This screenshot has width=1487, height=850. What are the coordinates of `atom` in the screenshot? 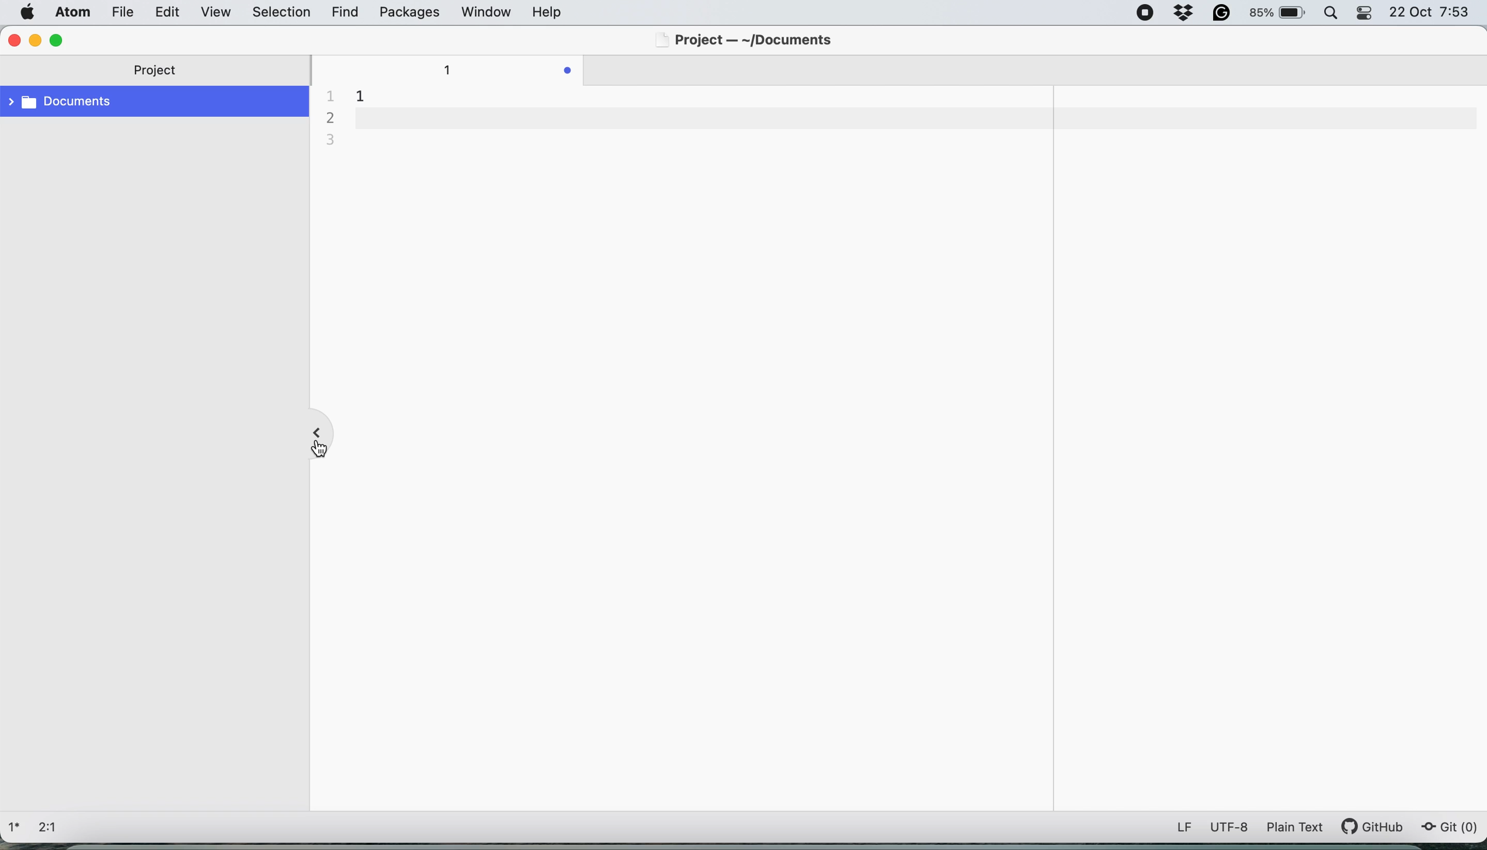 It's located at (70, 13).